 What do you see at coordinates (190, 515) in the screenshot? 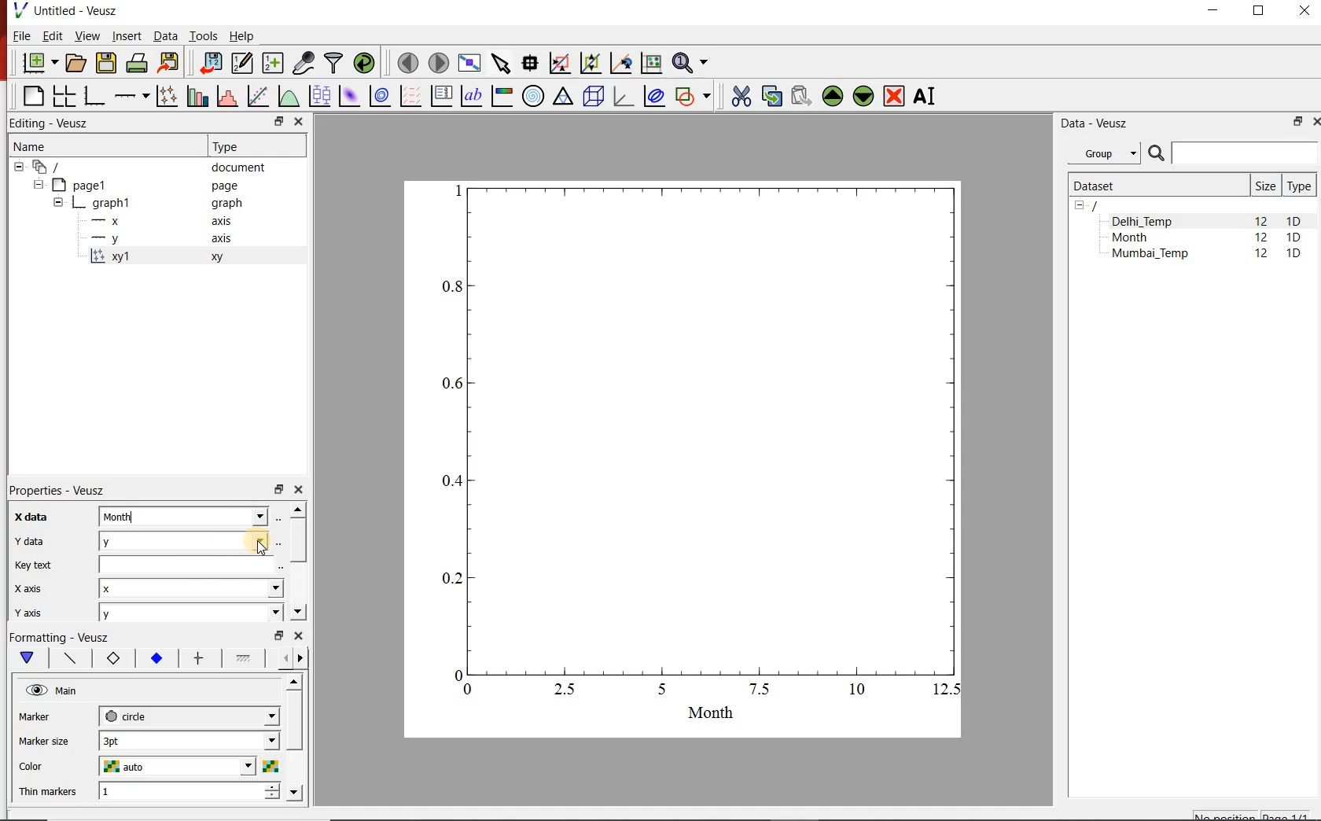
I see `month` at bounding box center [190, 515].